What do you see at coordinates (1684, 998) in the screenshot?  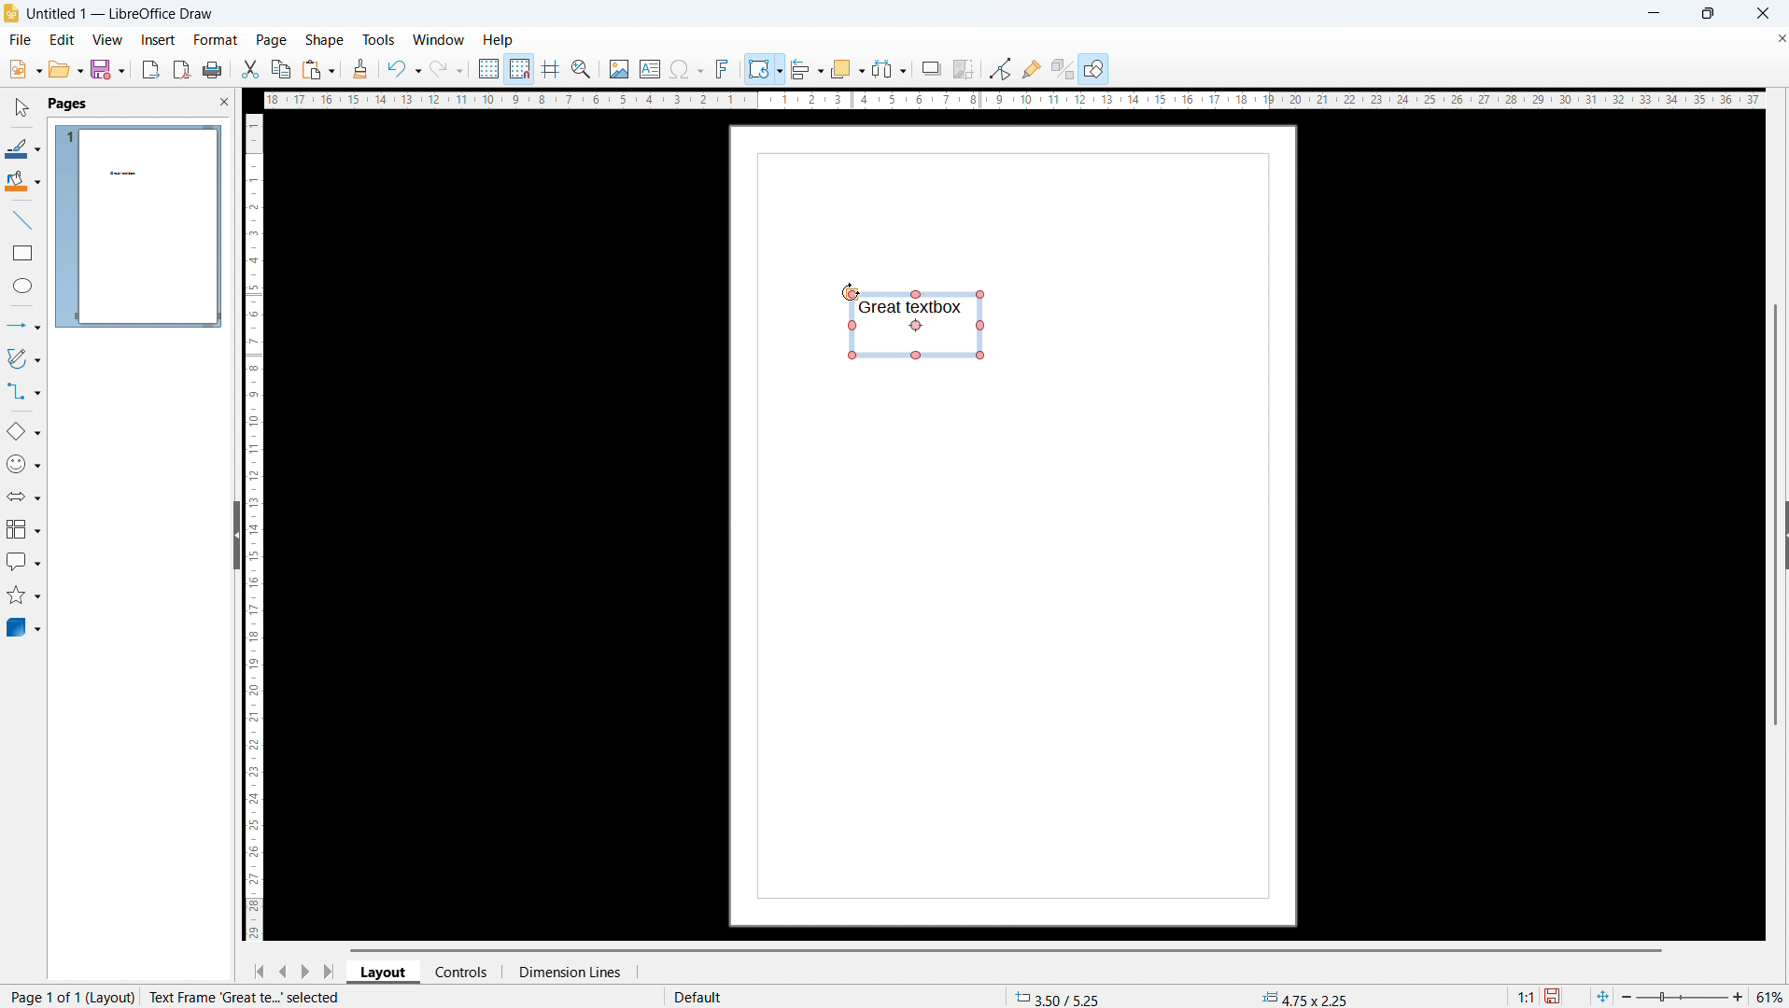 I see `Zoom slider` at bounding box center [1684, 998].